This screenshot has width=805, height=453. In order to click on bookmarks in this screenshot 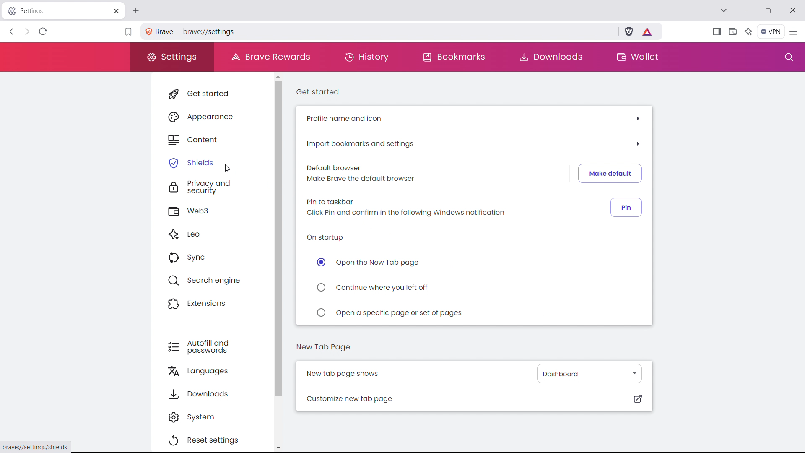, I will do `click(454, 57)`.